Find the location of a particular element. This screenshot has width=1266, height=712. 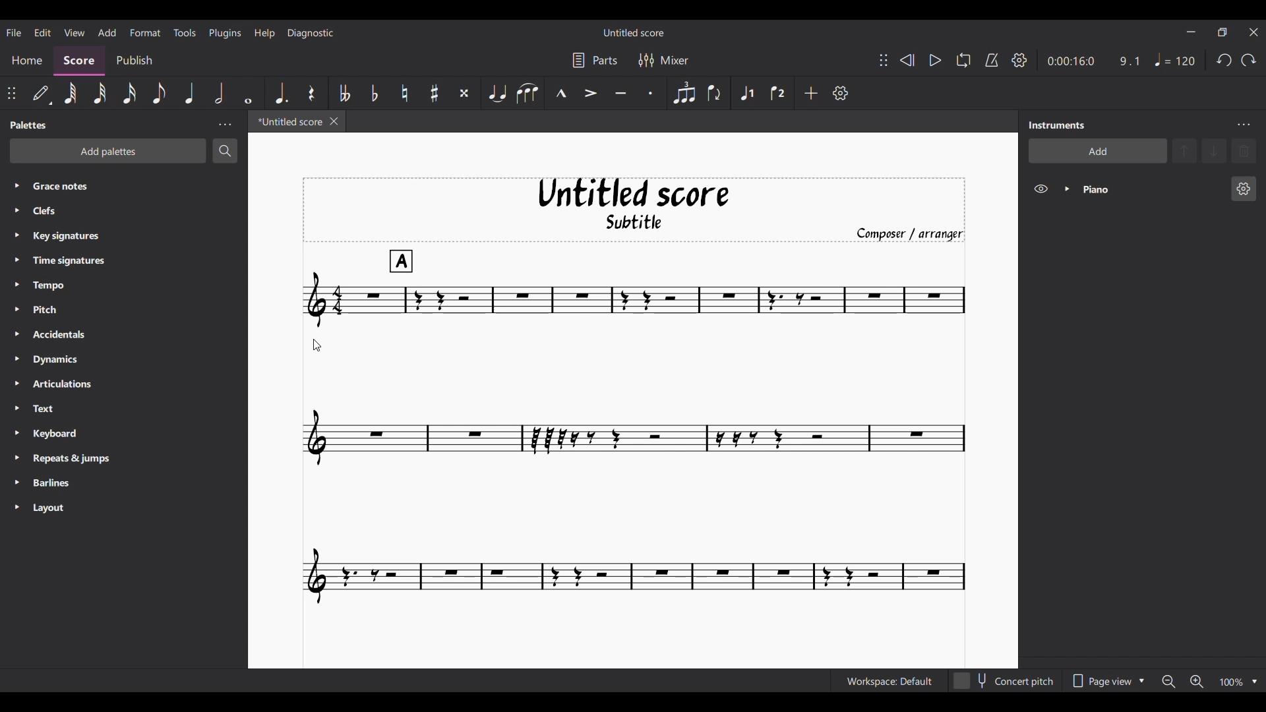

Voice 2 is located at coordinates (777, 94).